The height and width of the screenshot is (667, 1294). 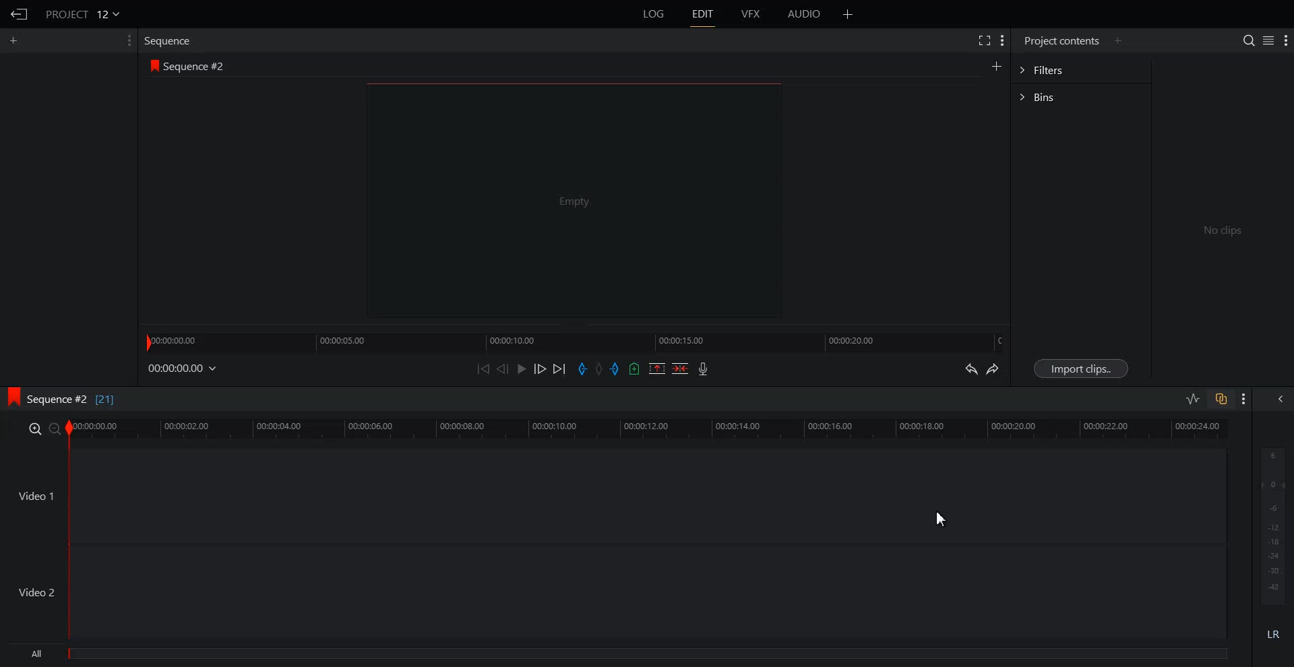 I want to click on logo, so click(x=11, y=397).